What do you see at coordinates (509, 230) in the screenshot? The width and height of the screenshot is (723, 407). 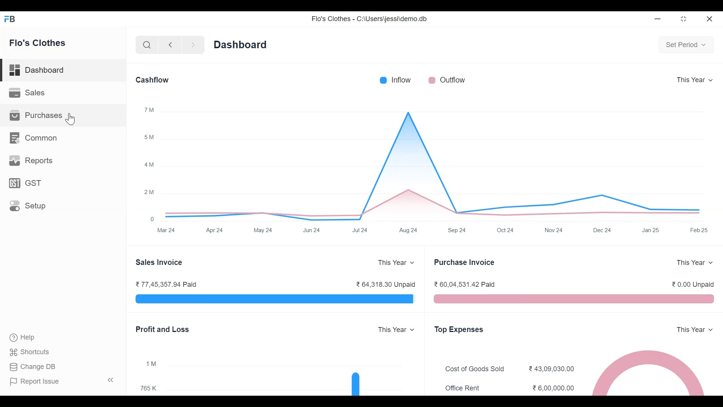 I see `Oct 24` at bounding box center [509, 230].